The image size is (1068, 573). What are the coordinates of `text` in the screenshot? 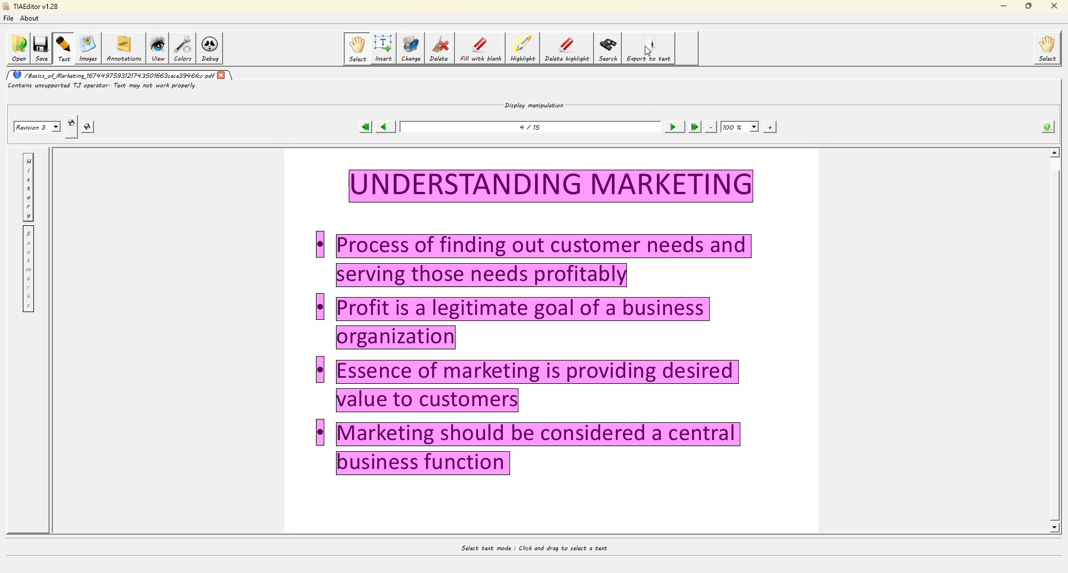 It's located at (65, 50).